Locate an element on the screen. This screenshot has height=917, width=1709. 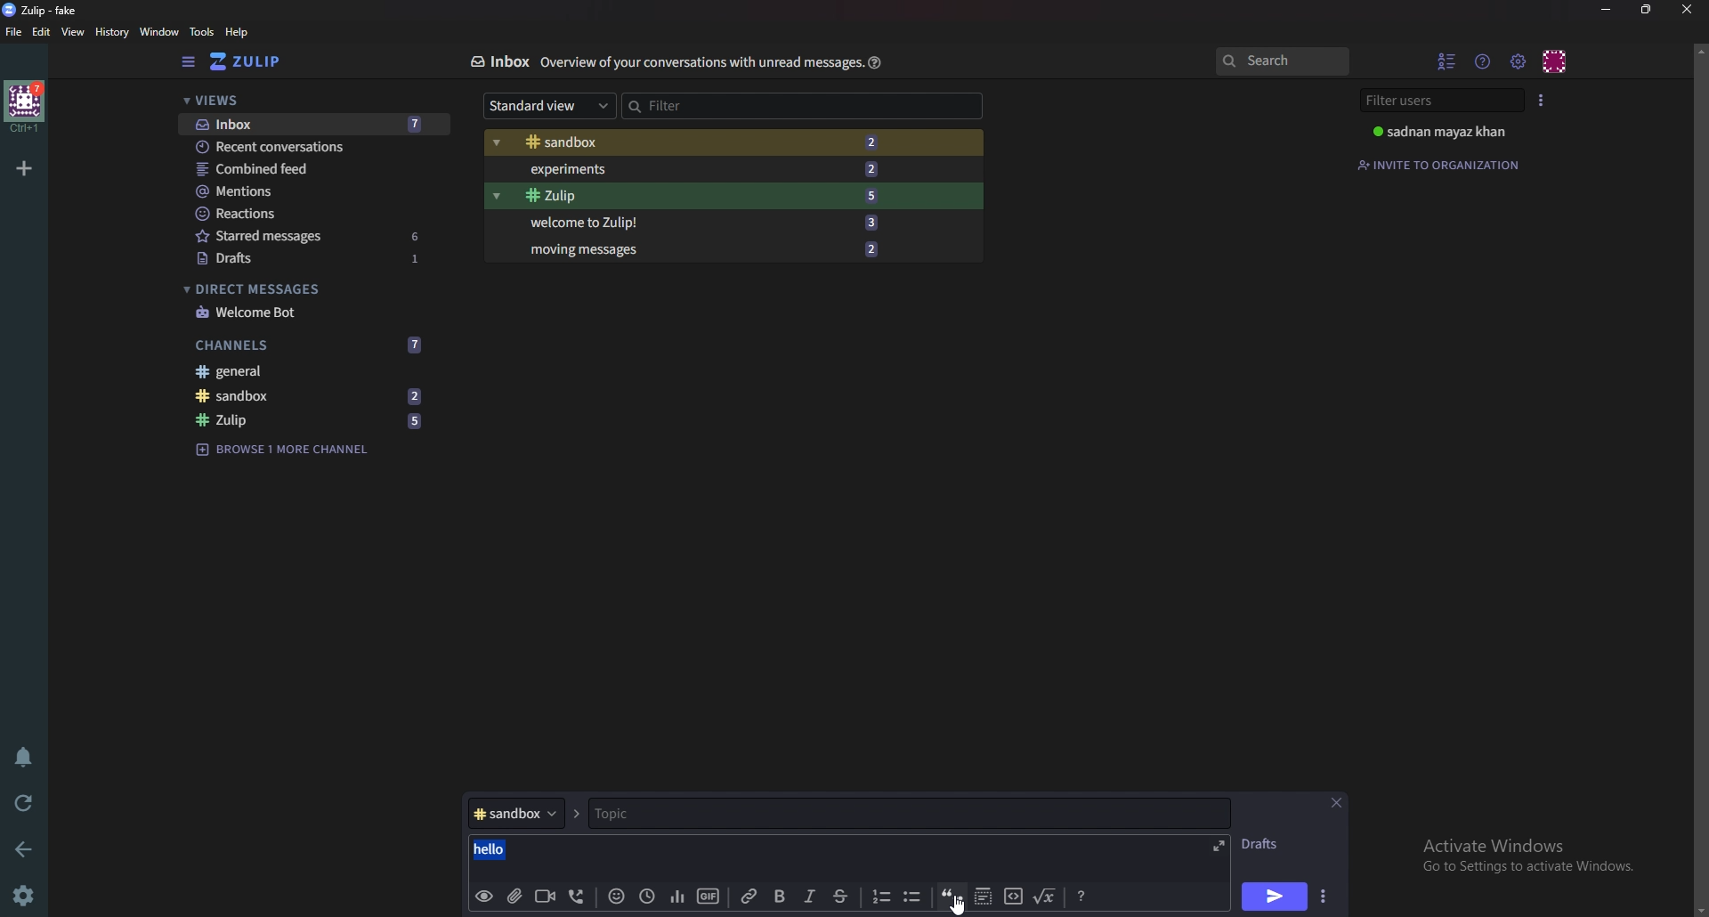
History is located at coordinates (111, 32).